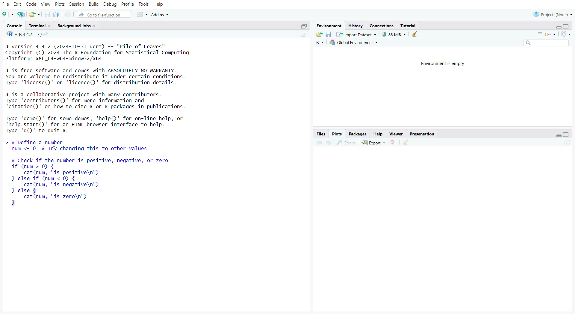 Image resolution: width=575 pixels, height=314 pixels. Describe the element at coordinates (441, 63) in the screenshot. I see `environment is empty` at that location.